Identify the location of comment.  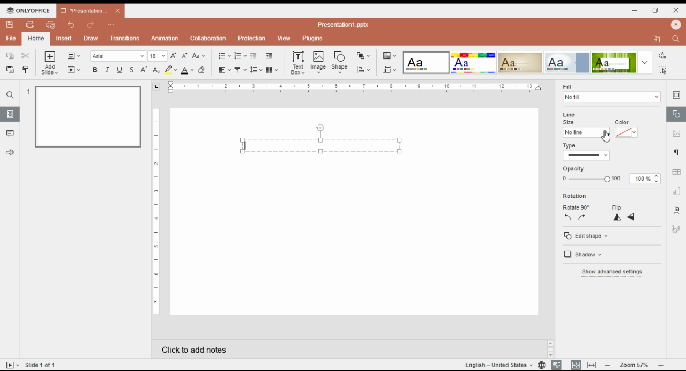
(11, 134).